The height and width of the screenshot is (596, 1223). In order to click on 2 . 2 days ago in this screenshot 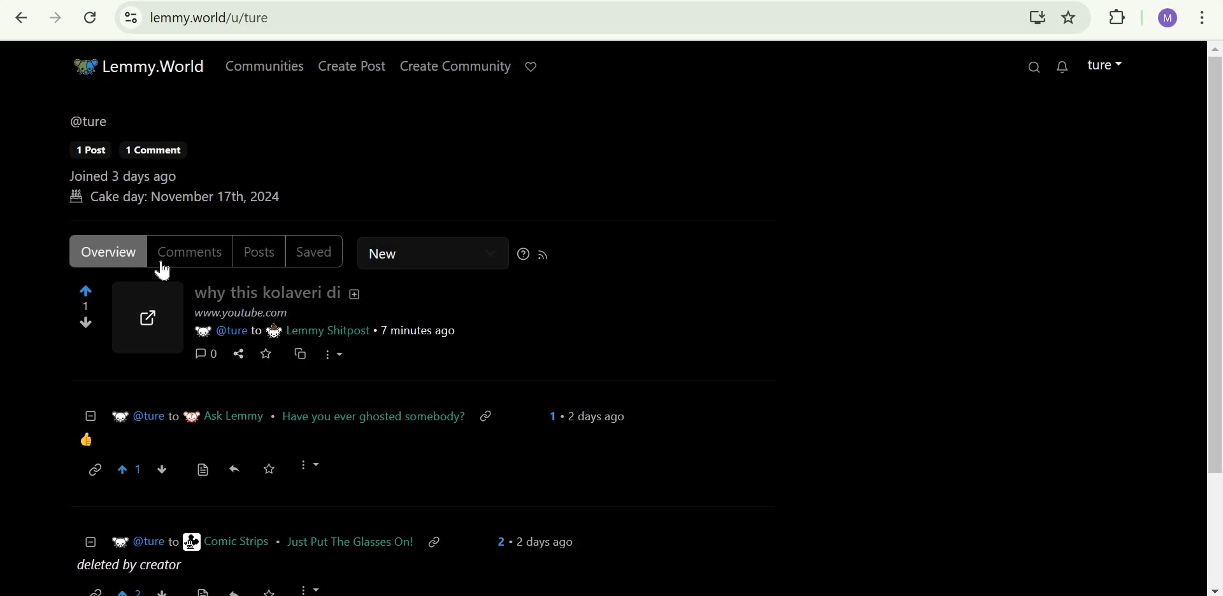, I will do `click(530, 539)`.